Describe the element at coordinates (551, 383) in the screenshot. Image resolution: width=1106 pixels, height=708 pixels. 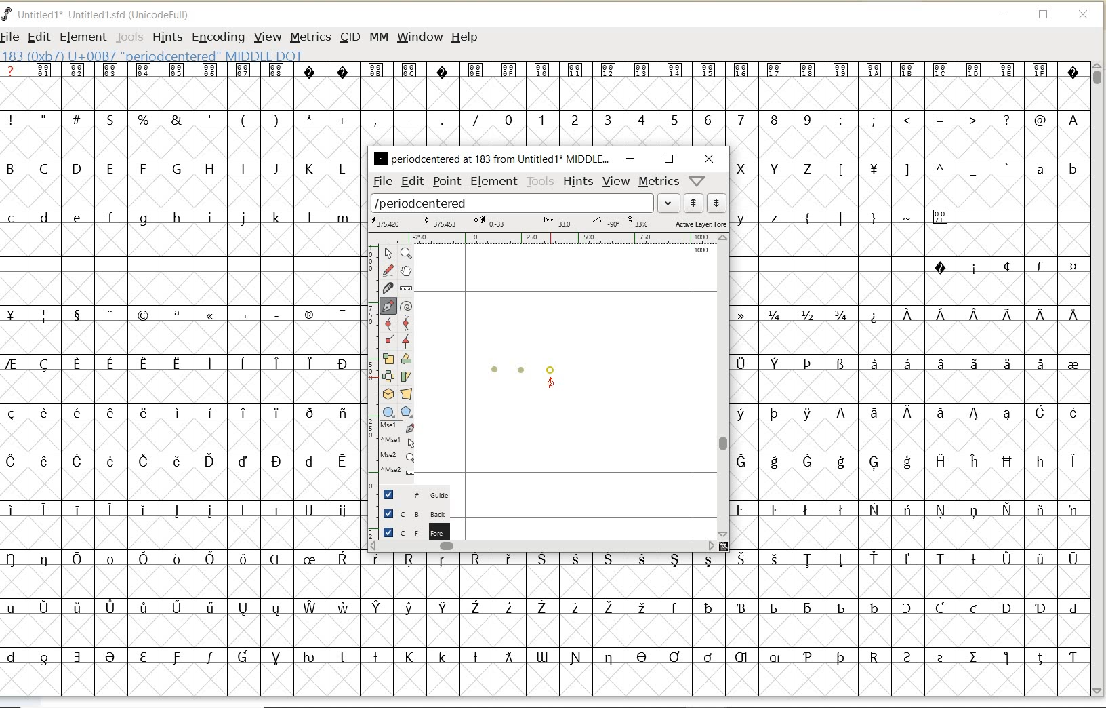
I see `feltpen tool/cursor location` at that location.